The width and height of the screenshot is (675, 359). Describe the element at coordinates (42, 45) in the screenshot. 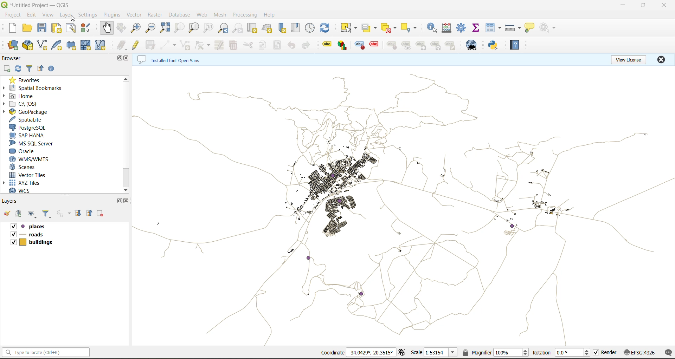

I see `new shapefile` at that location.